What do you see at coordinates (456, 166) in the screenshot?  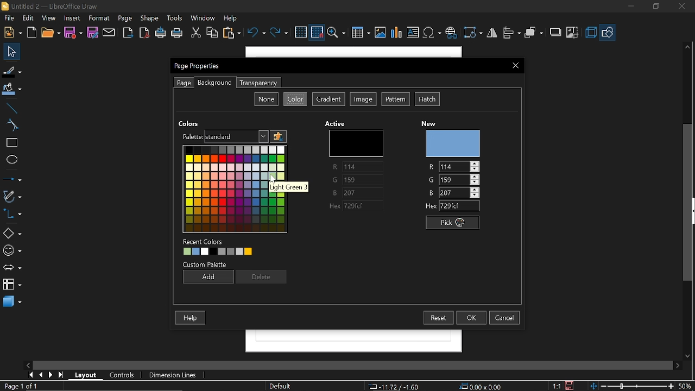 I see `R` at bounding box center [456, 166].